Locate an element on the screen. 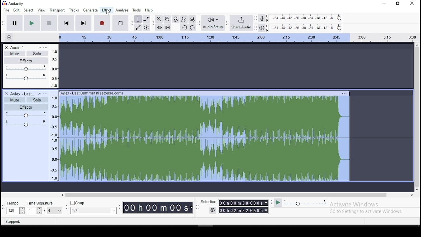 The width and height of the screenshot is (421, 237). transport is located at coordinates (57, 10).